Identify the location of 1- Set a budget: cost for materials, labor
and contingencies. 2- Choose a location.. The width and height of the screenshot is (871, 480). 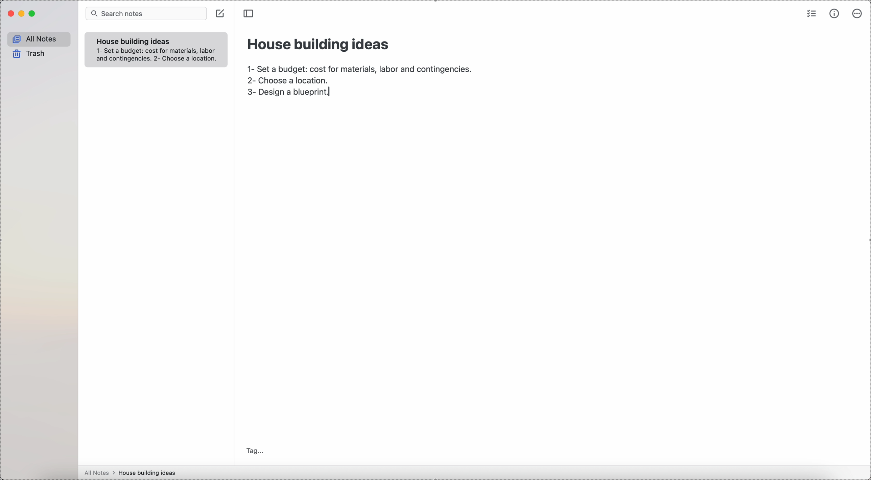
(159, 56).